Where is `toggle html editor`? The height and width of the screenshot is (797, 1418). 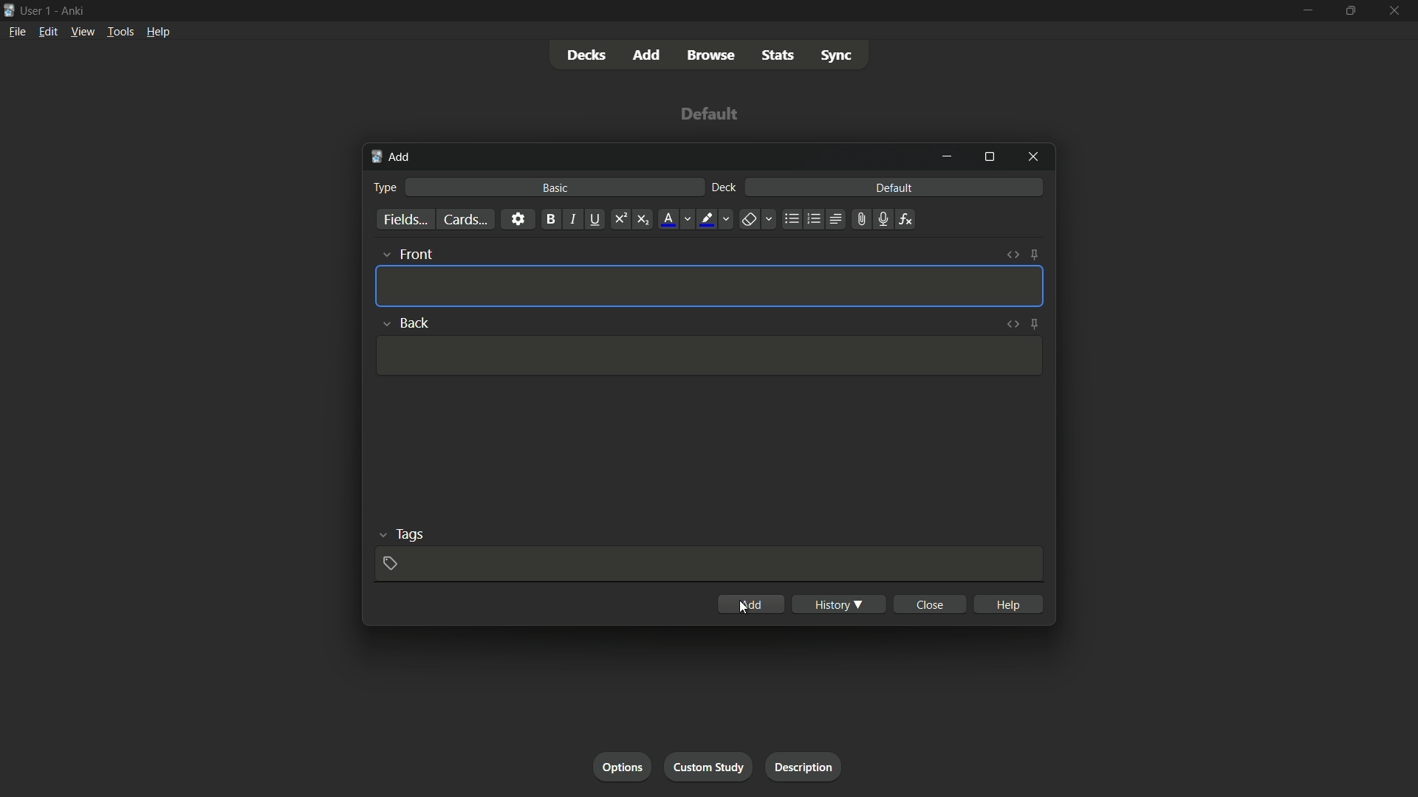 toggle html editor is located at coordinates (1013, 255).